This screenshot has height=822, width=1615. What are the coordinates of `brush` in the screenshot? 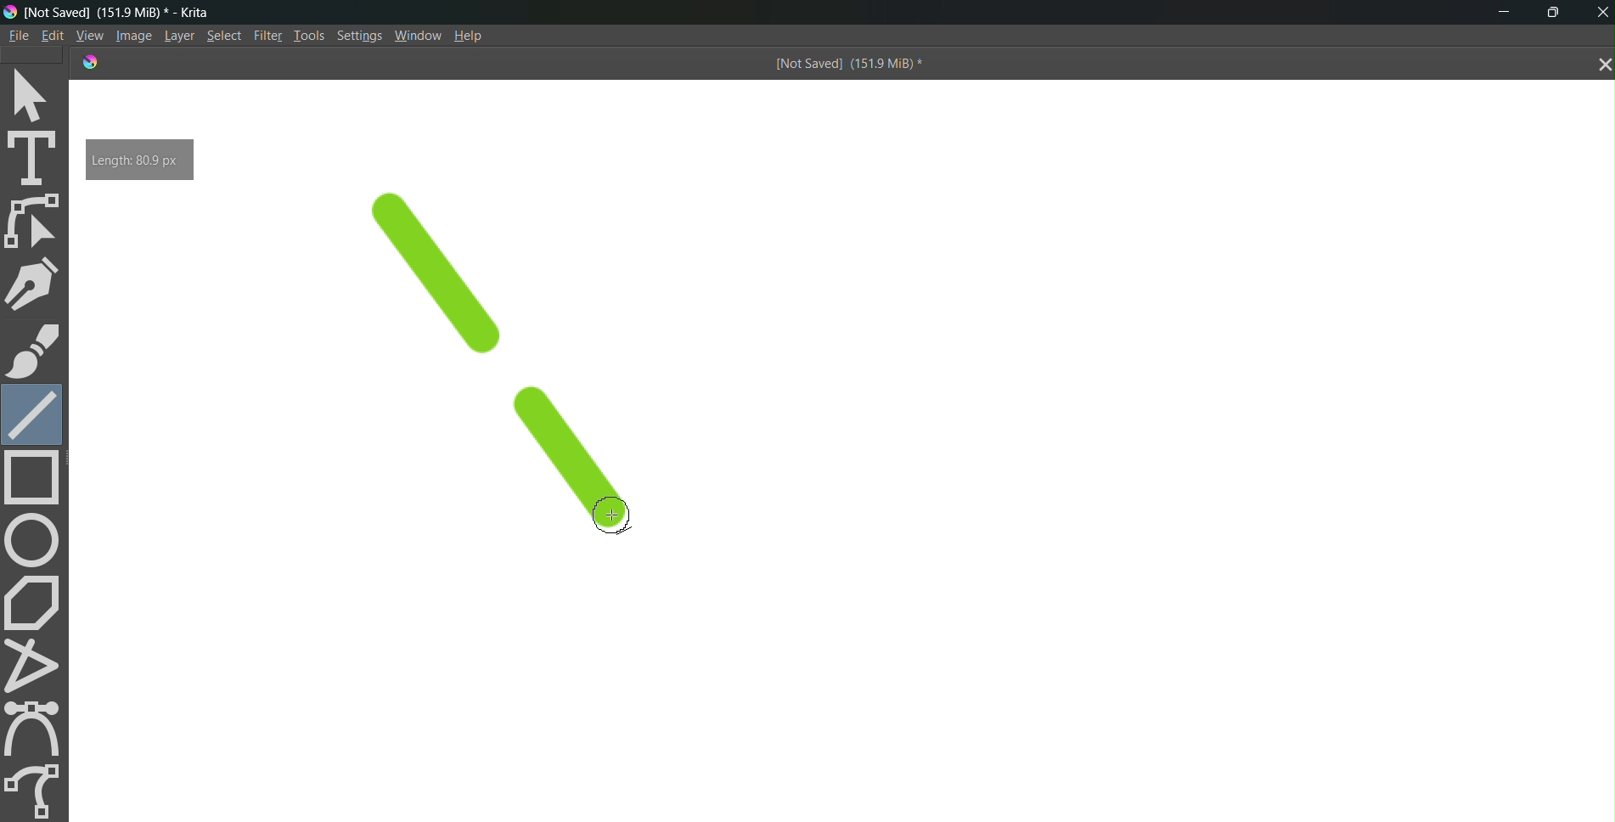 It's located at (33, 351).